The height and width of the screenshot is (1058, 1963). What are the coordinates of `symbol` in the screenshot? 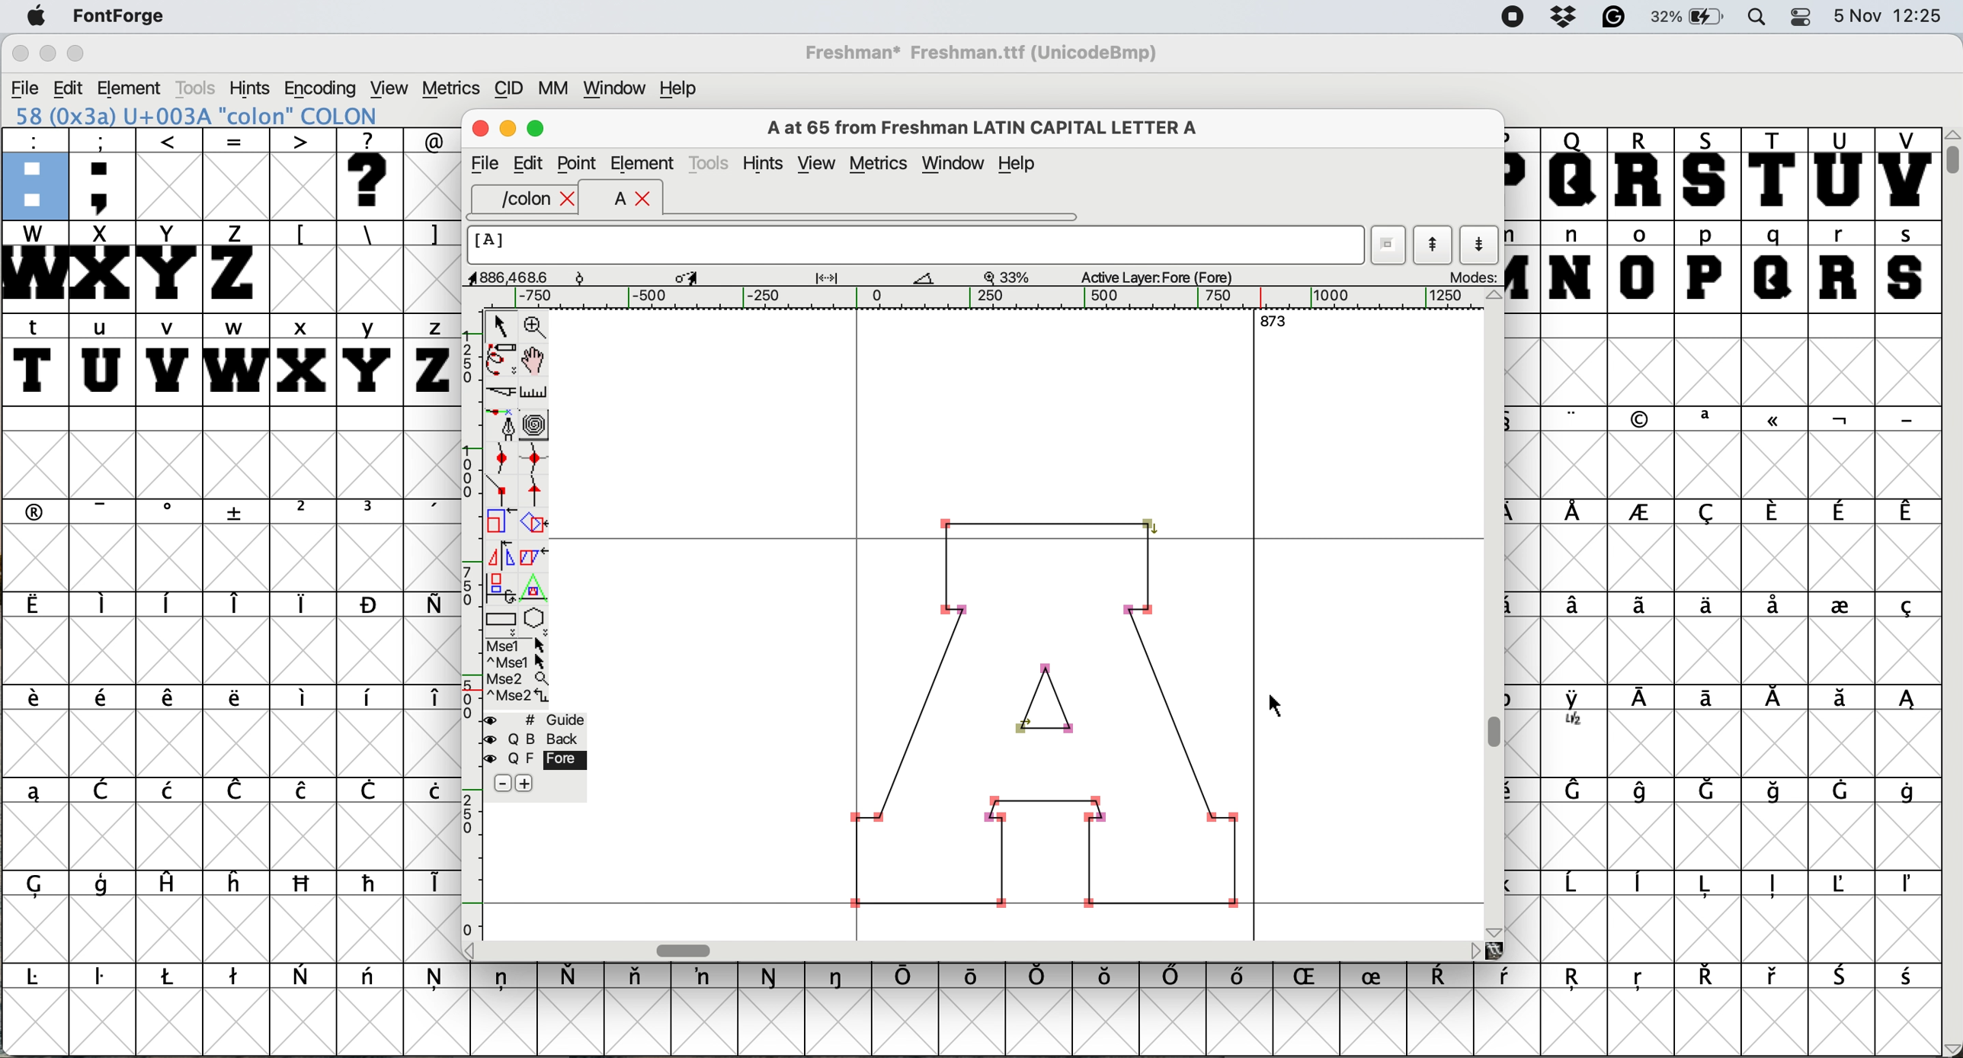 It's located at (239, 604).